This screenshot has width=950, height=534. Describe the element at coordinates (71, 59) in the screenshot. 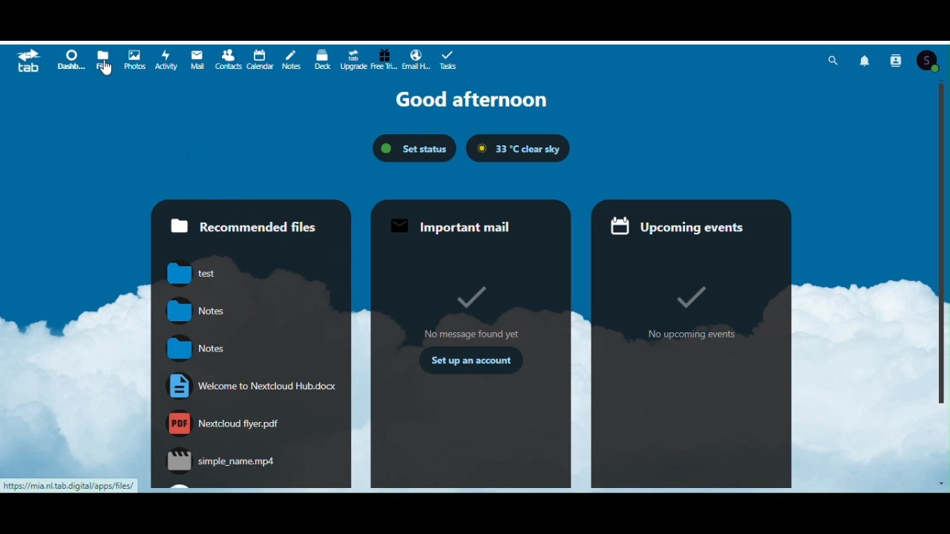

I see `Dashboard` at that location.